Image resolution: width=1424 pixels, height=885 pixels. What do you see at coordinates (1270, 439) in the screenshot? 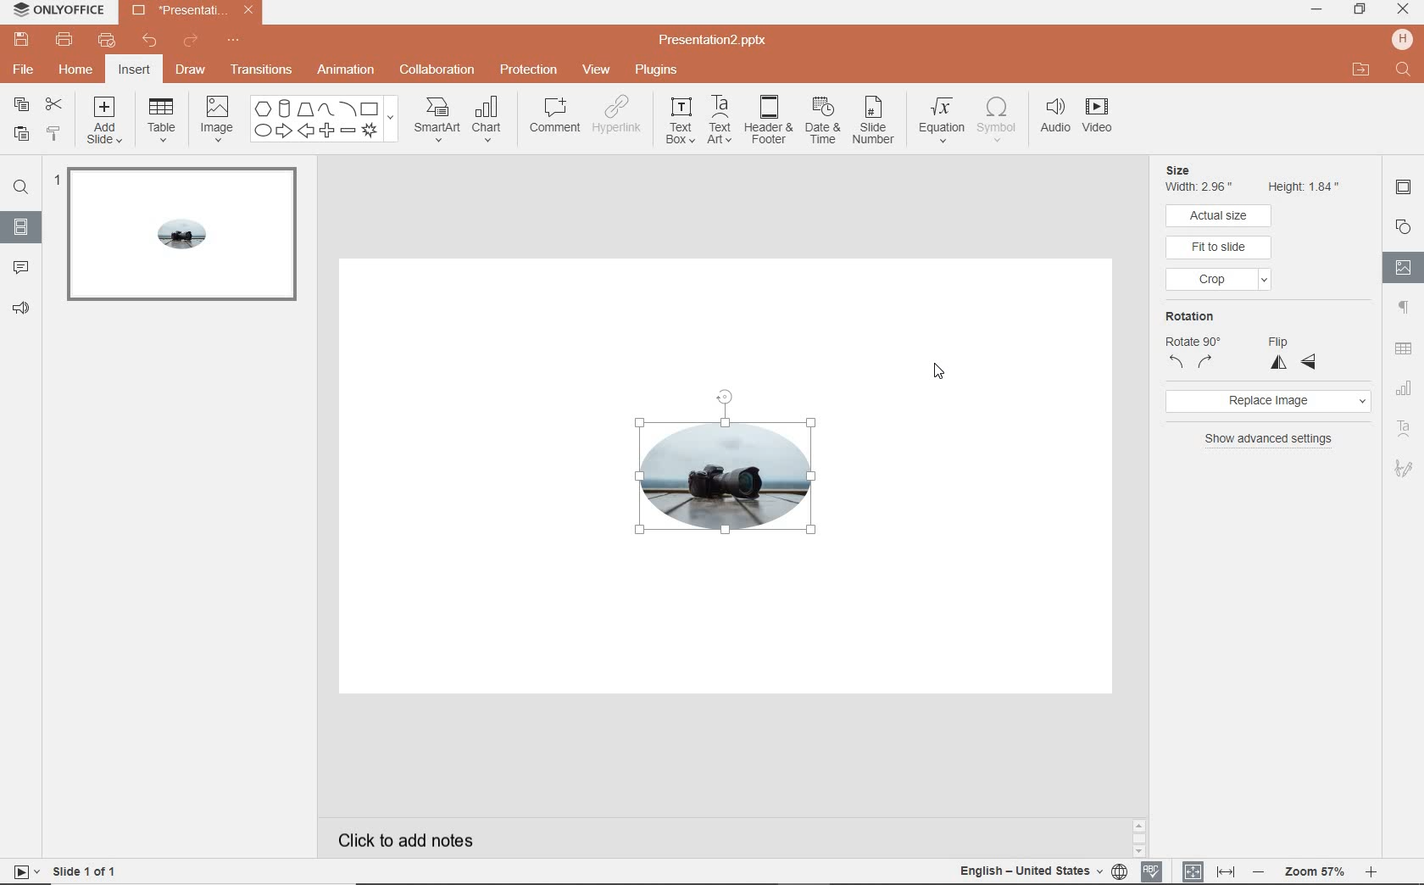
I see `show advanced settings` at bounding box center [1270, 439].